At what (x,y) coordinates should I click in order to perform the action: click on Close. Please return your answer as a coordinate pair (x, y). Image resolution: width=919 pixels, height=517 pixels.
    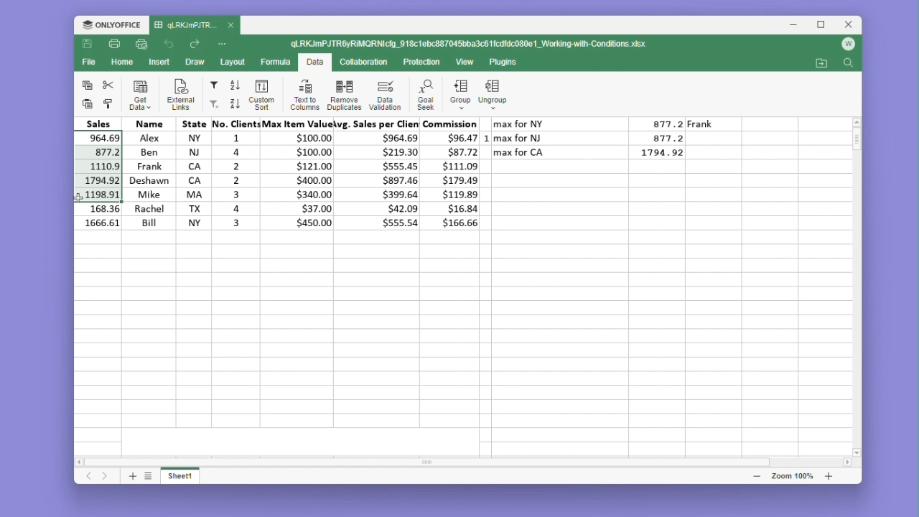
    Looking at the image, I should click on (850, 25).